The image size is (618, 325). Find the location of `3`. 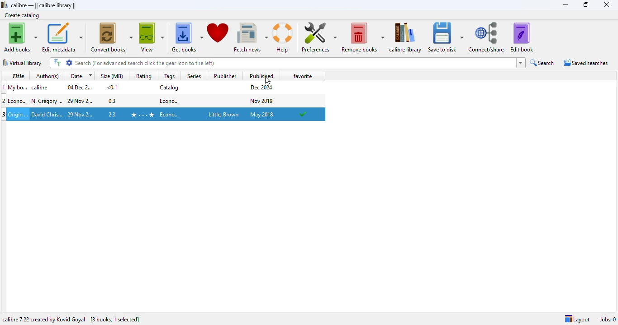

3 is located at coordinates (4, 115).